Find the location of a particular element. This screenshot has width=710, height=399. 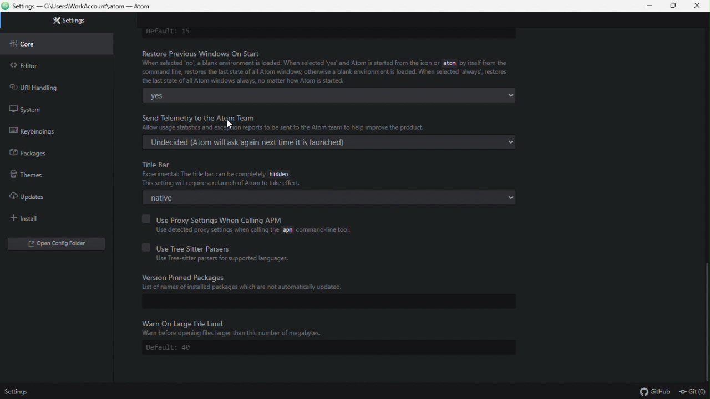

cursor is located at coordinates (231, 123).